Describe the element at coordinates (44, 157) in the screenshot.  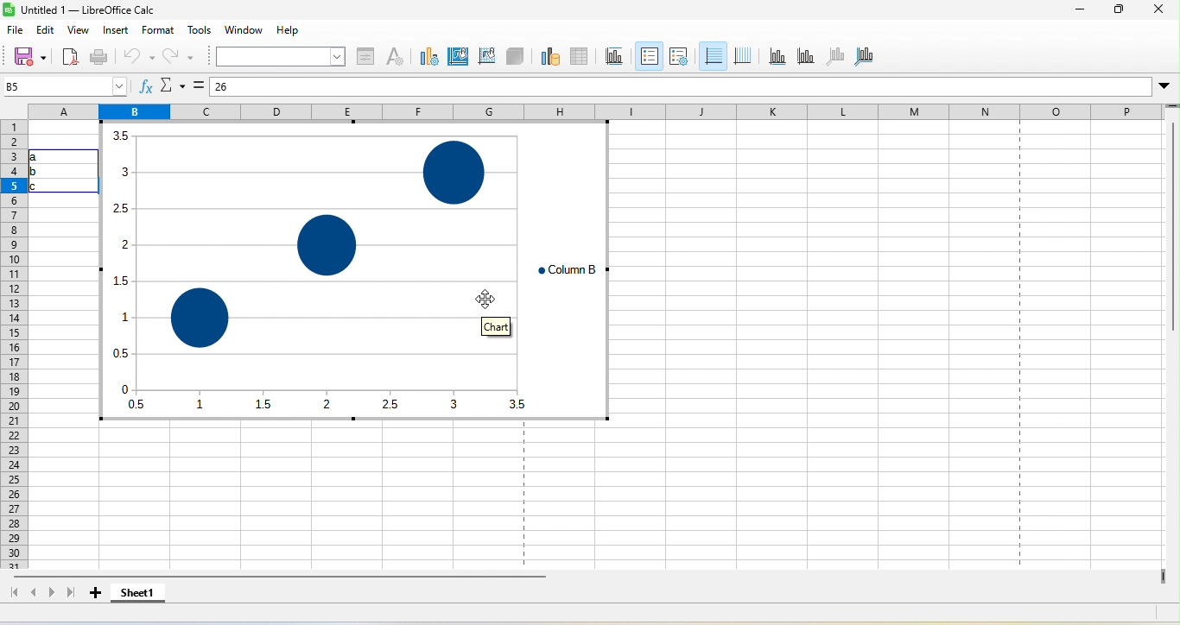
I see `a` at that location.